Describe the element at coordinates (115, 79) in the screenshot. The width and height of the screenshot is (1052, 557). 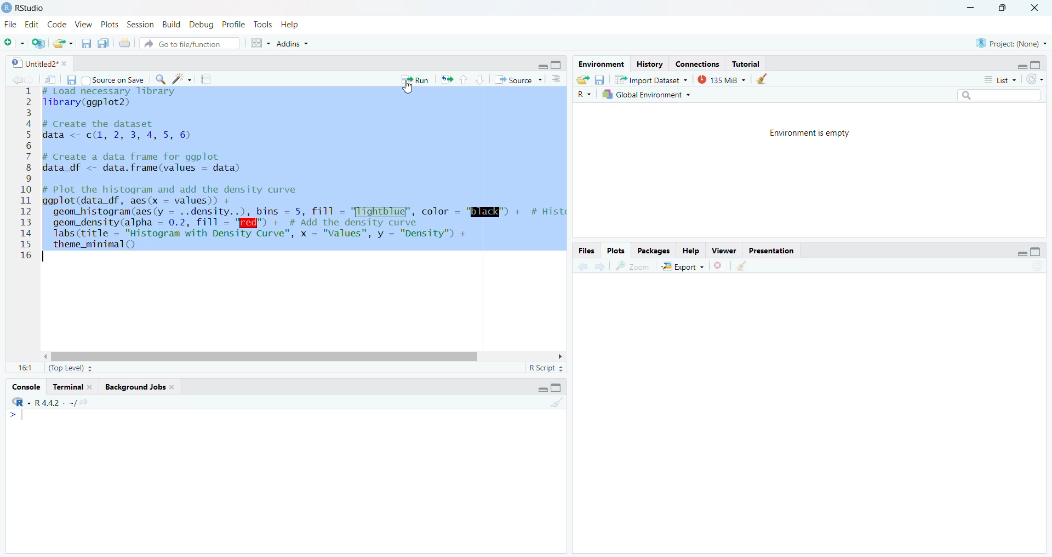
I see `| Source on Save` at that location.